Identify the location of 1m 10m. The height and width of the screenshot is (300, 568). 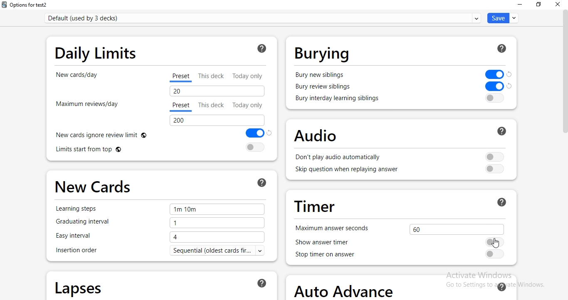
(218, 210).